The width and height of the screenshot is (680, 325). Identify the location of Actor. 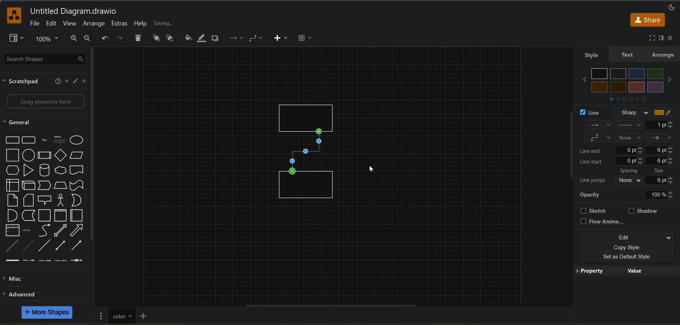
(62, 200).